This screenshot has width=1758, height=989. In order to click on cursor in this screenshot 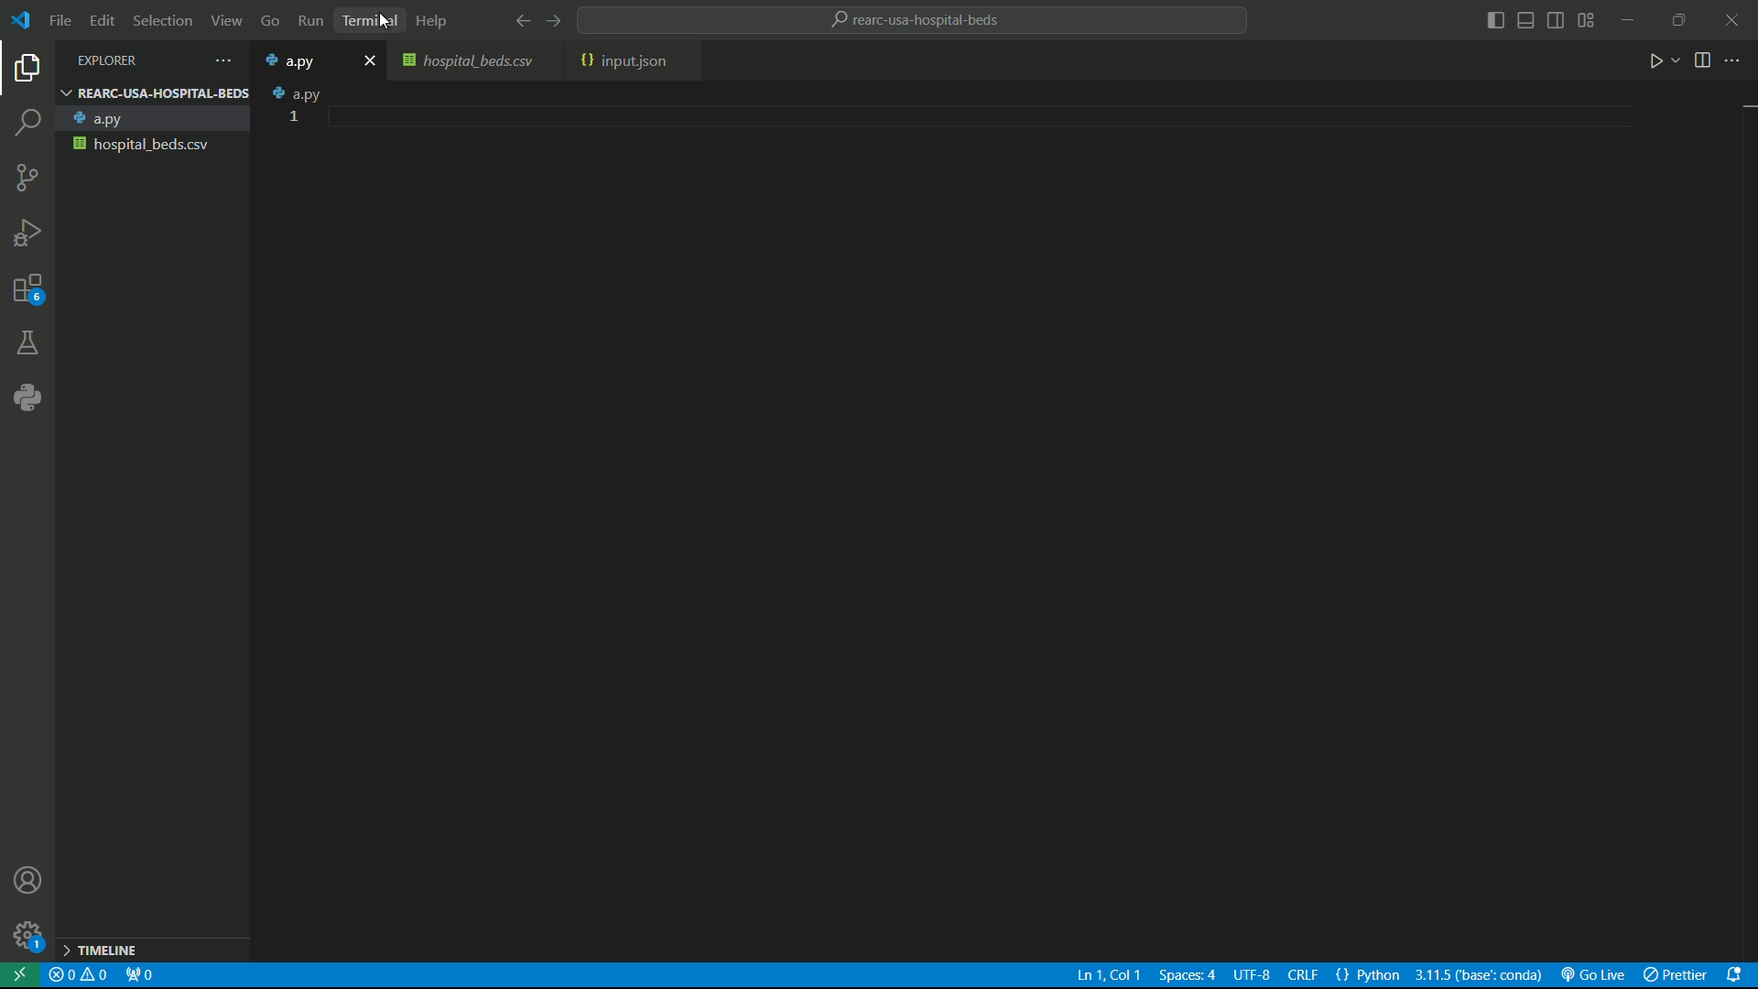, I will do `click(384, 23)`.